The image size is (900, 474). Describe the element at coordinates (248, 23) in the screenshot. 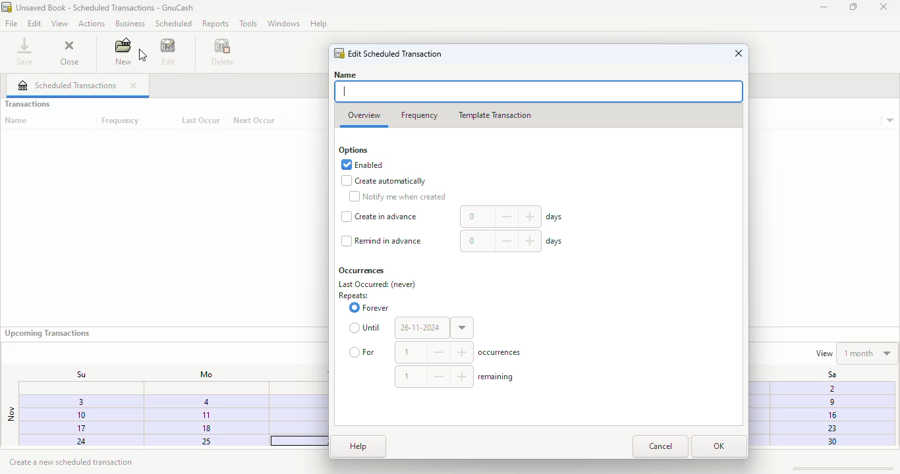

I see `tools` at that location.